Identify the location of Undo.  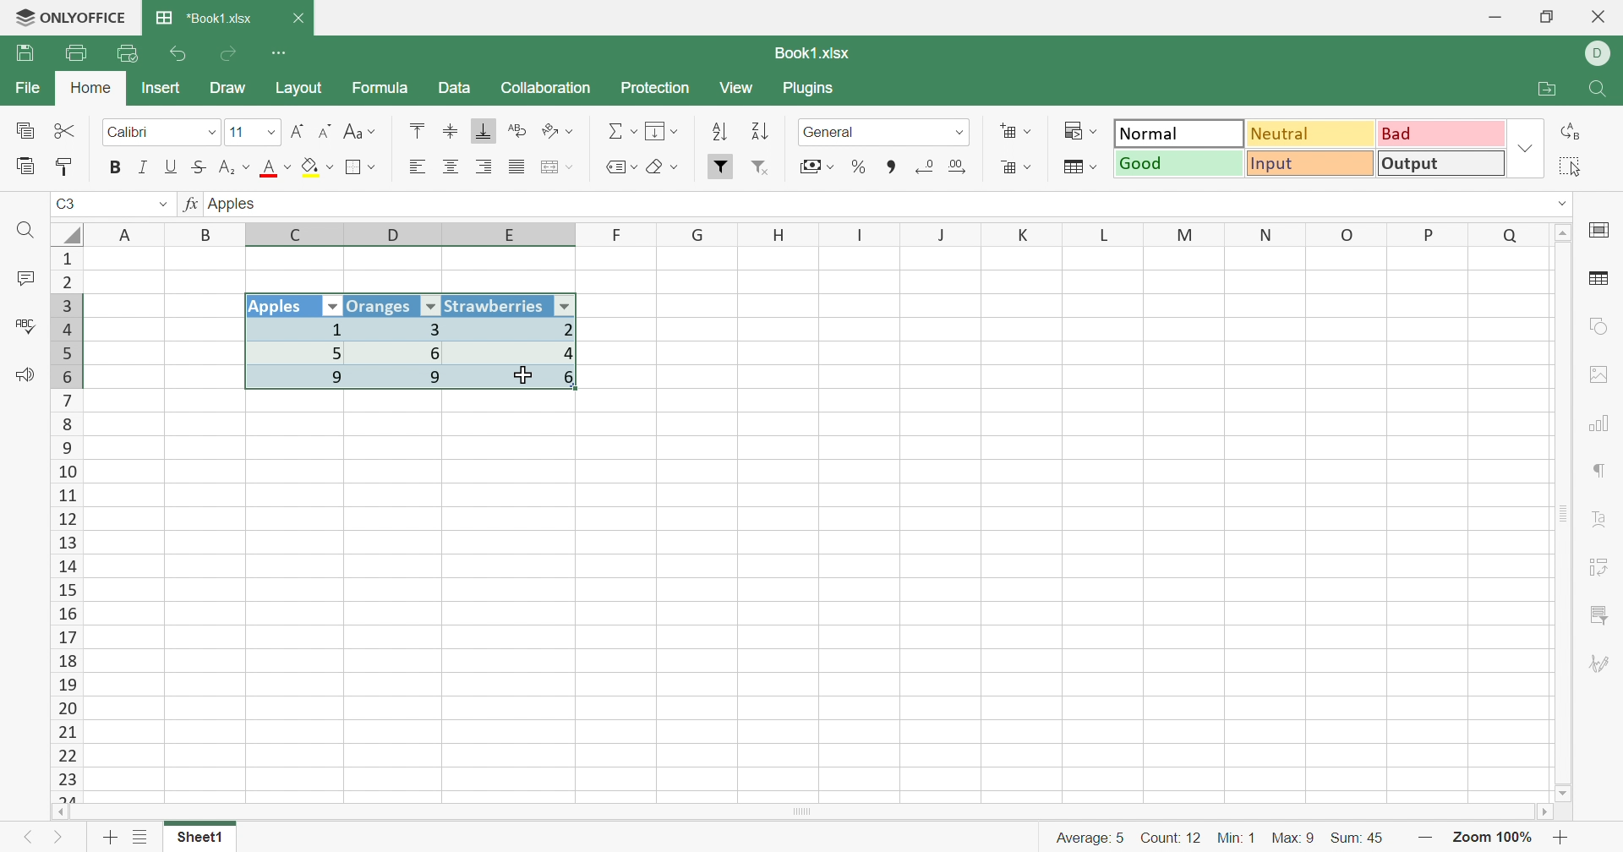
(179, 54).